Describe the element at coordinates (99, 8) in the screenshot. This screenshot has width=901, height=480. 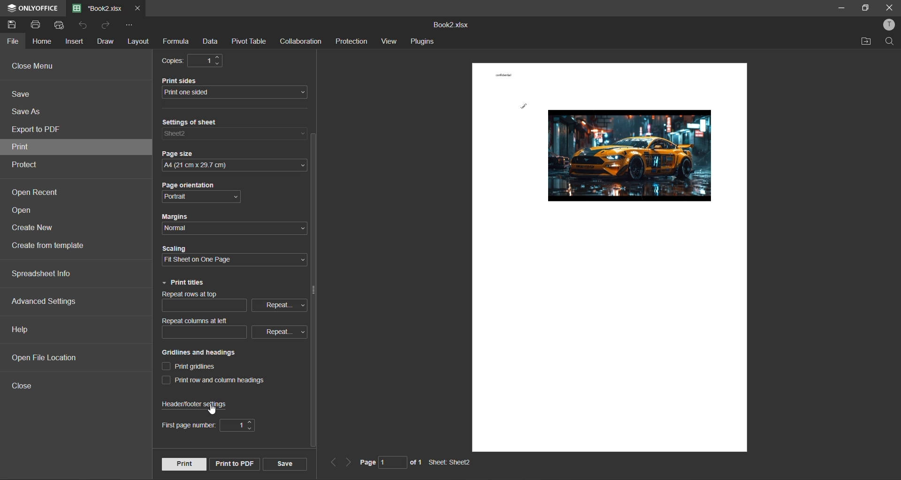
I see `filename` at that location.